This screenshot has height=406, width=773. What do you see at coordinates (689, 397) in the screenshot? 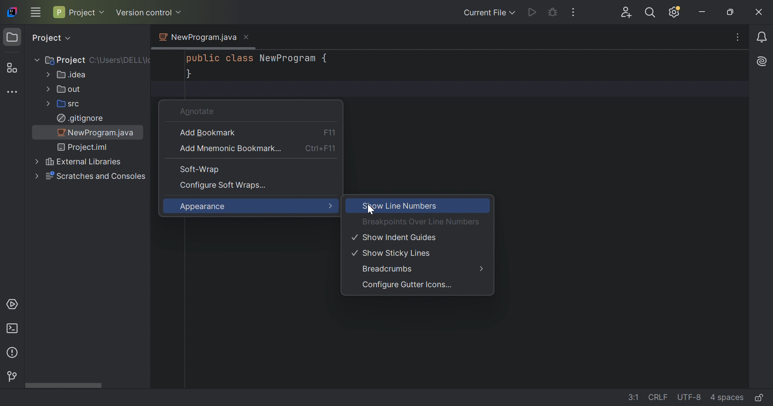
I see `UTF-8` at bounding box center [689, 397].